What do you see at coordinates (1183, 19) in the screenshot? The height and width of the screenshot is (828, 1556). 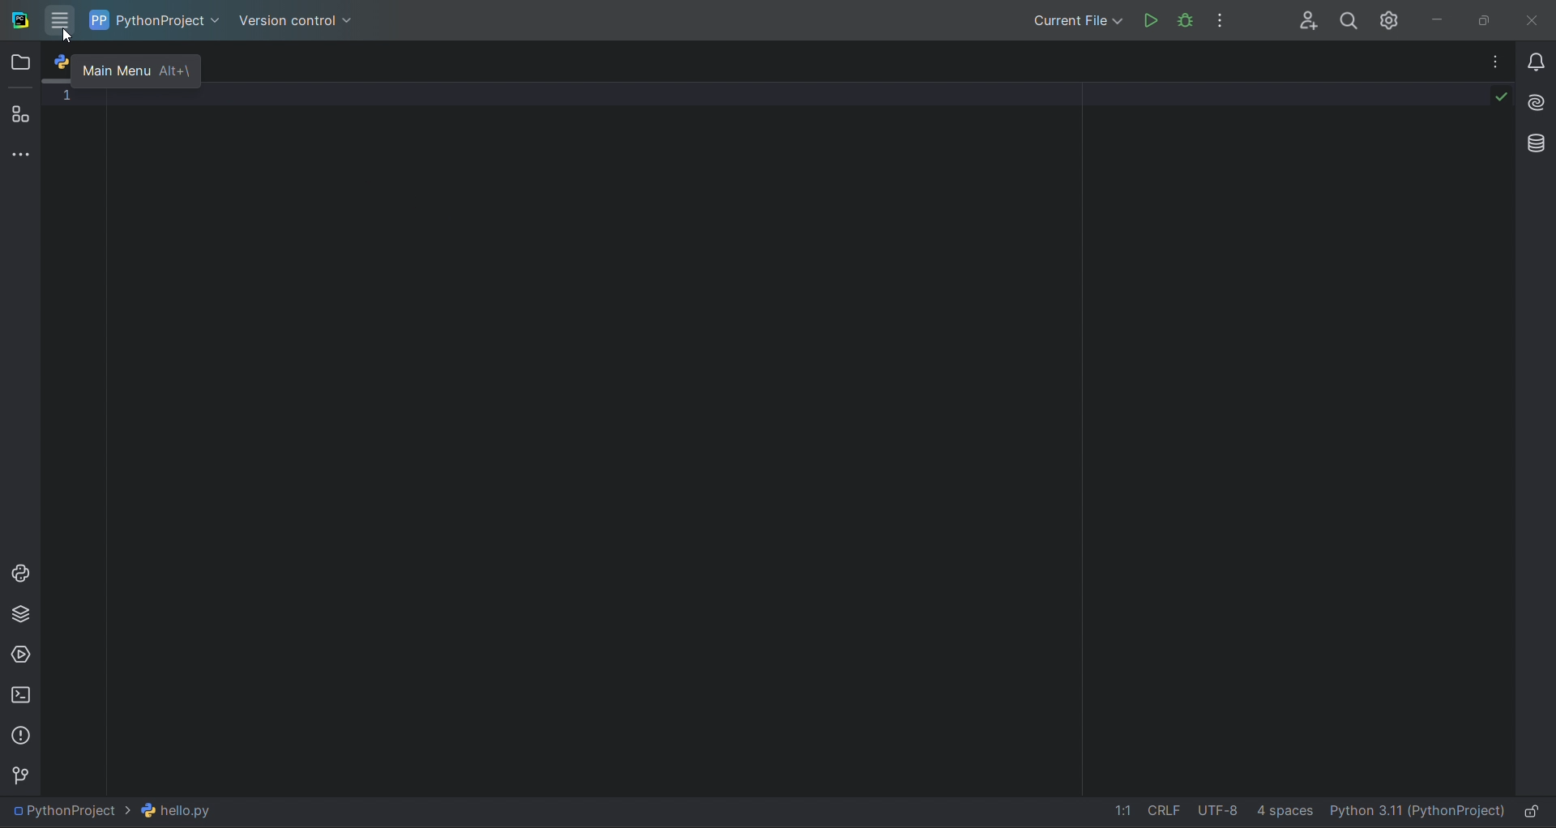 I see `debug` at bounding box center [1183, 19].